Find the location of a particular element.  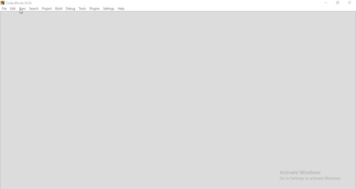

Tools  is located at coordinates (82, 8).